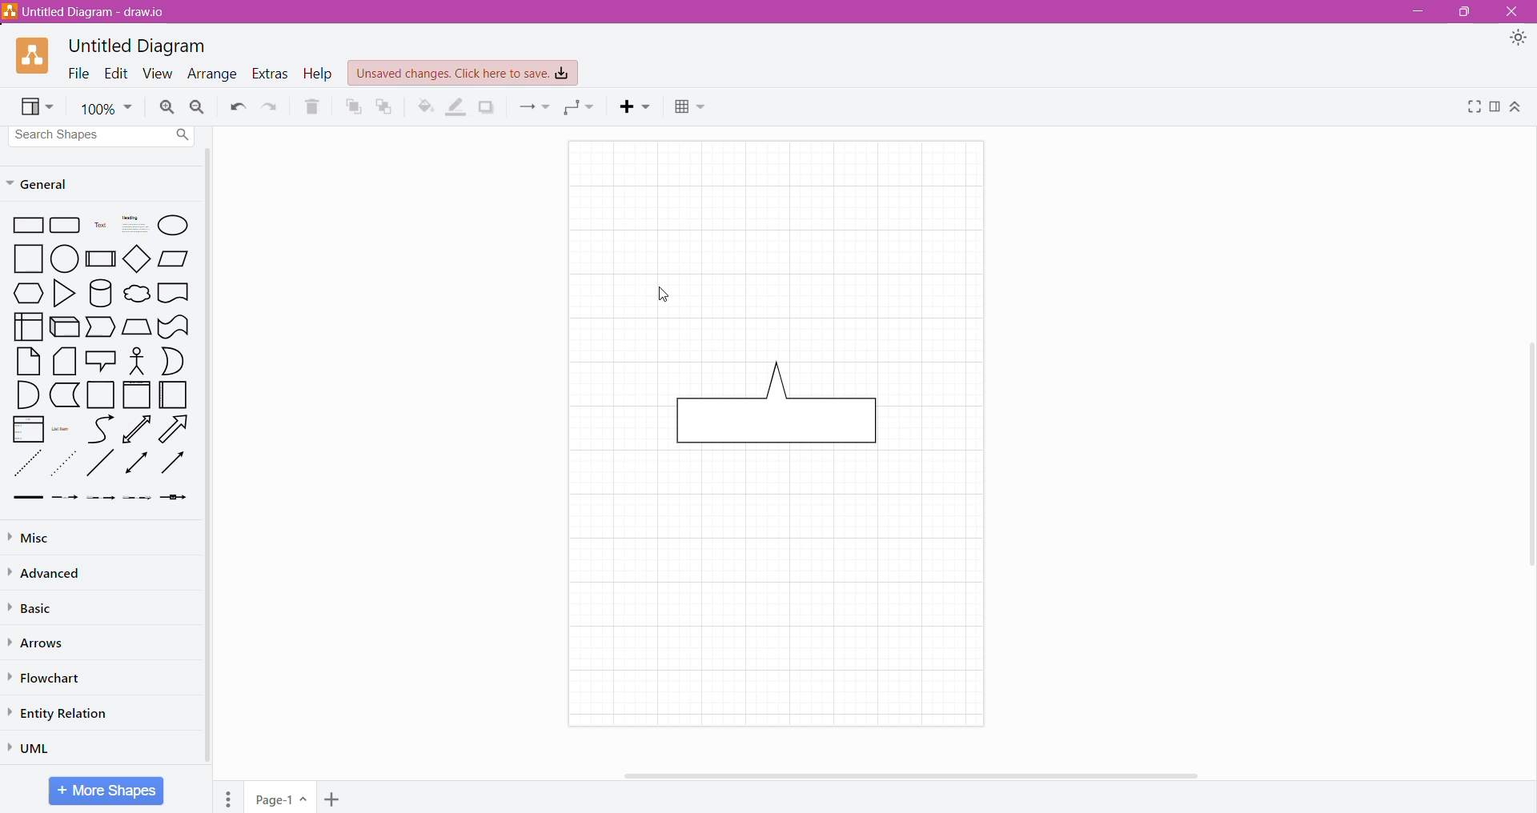 The image size is (1537, 813). What do you see at coordinates (39, 643) in the screenshot?
I see `Arrows` at bounding box center [39, 643].